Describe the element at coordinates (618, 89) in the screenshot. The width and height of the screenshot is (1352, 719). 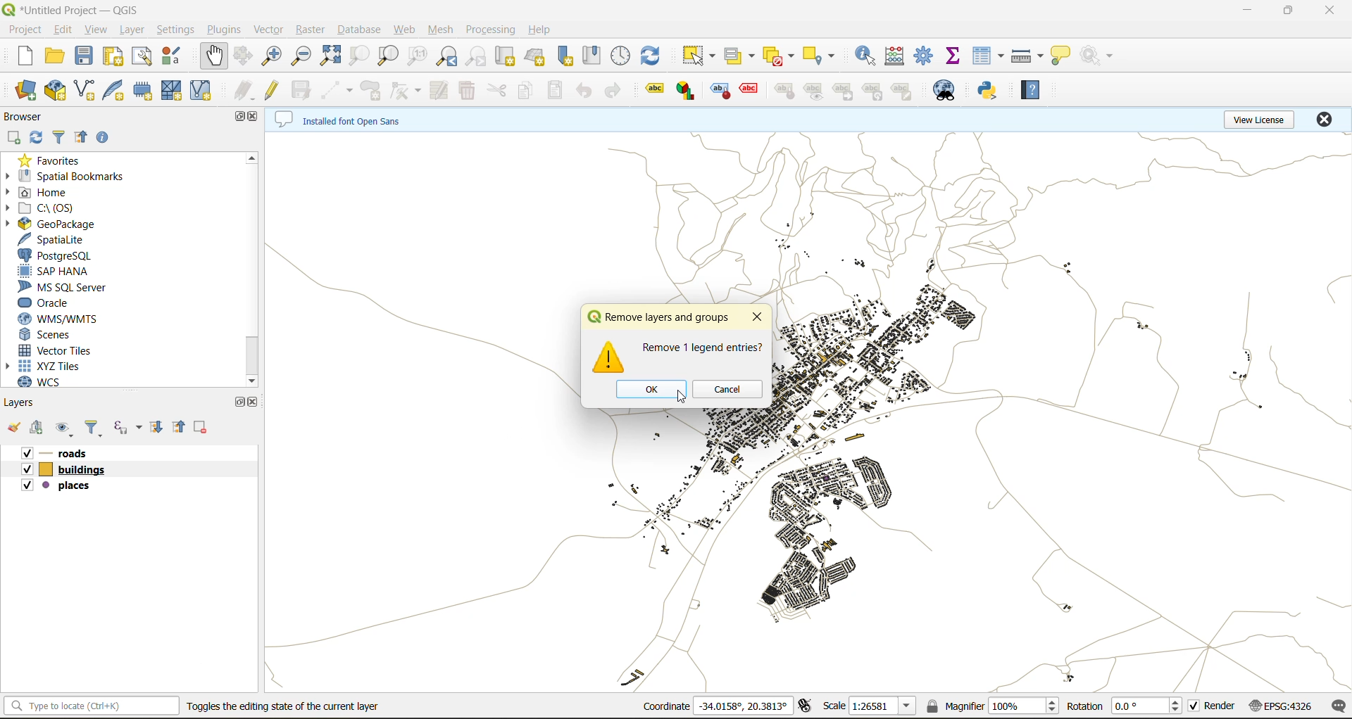
I see `redo` at that location.